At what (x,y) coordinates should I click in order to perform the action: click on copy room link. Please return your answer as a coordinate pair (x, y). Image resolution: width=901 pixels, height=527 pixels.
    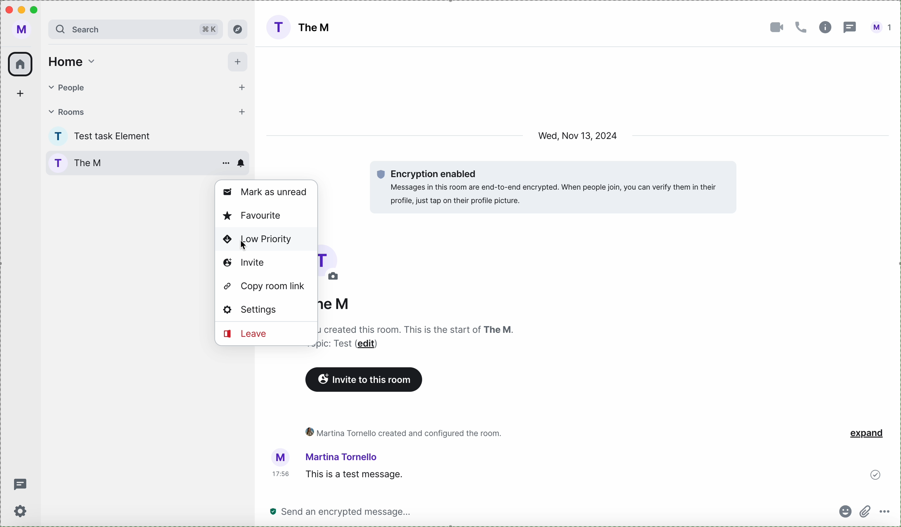
    Looking at the image, I should click on (266, 286).